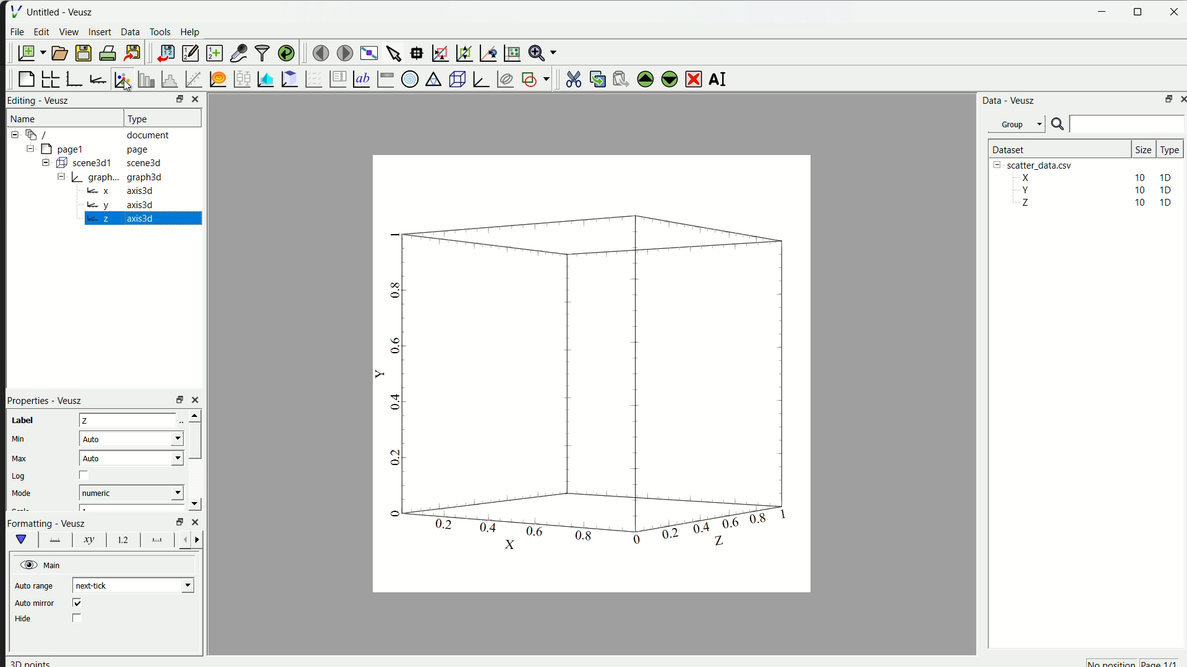 Image resolution: width=1187 pixels, height=667 pixels. What do you see at coordinates (287, 52) in the screenshot?
I see `reload linked dataset` at bounding box center [287, 52].